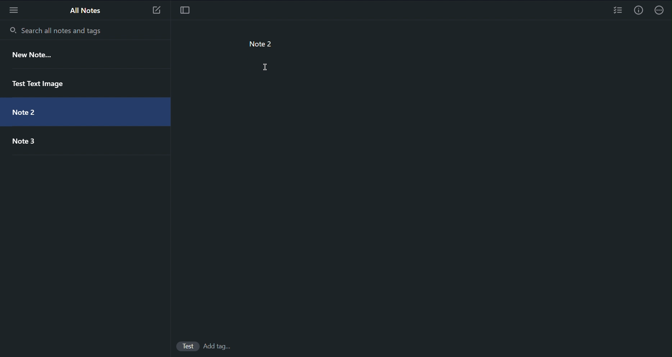  What do you see at coordinates (155, 8) in the screenshot?
I see `New Note` at bounding box center [155, 8].